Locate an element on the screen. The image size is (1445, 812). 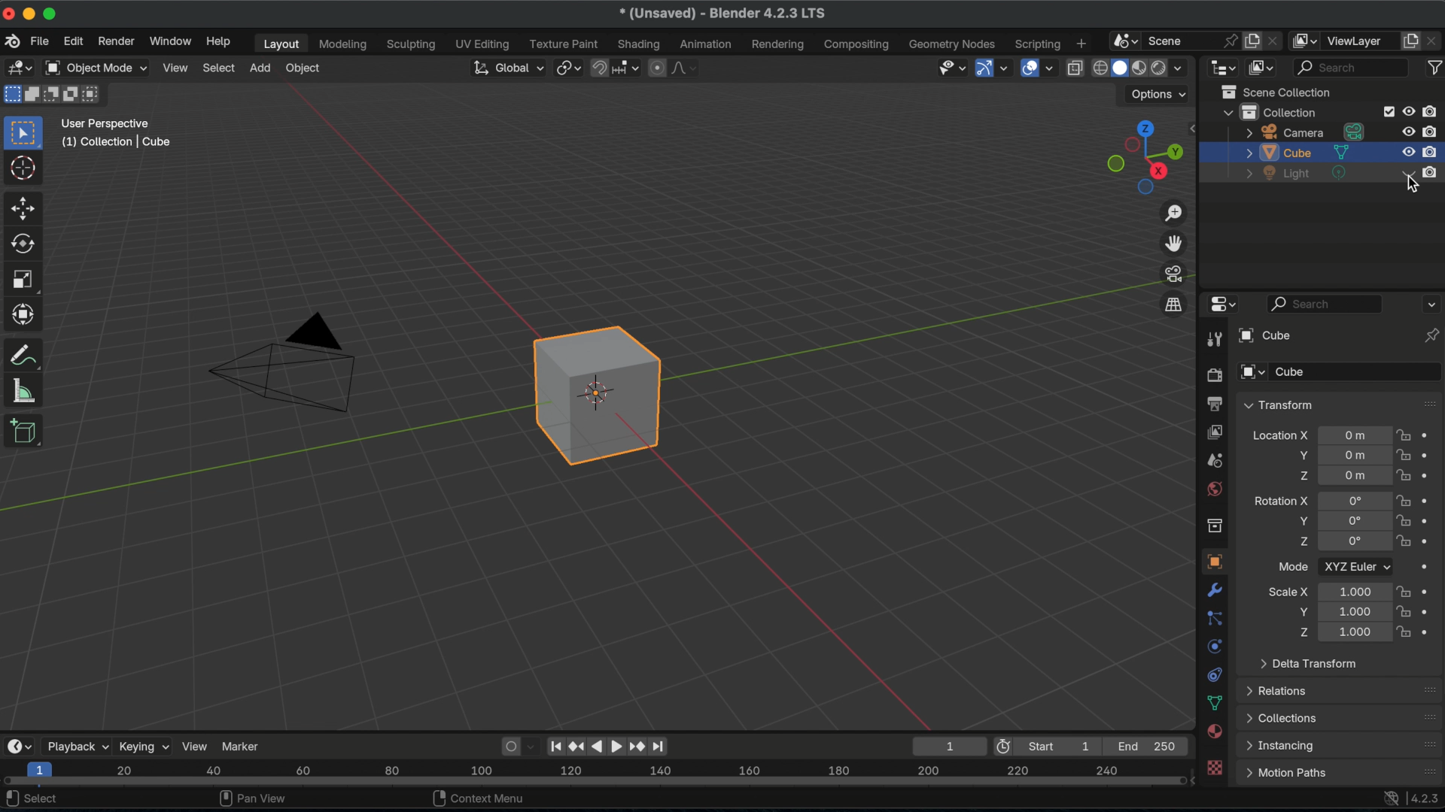
move is located at coordinates (25, 207).